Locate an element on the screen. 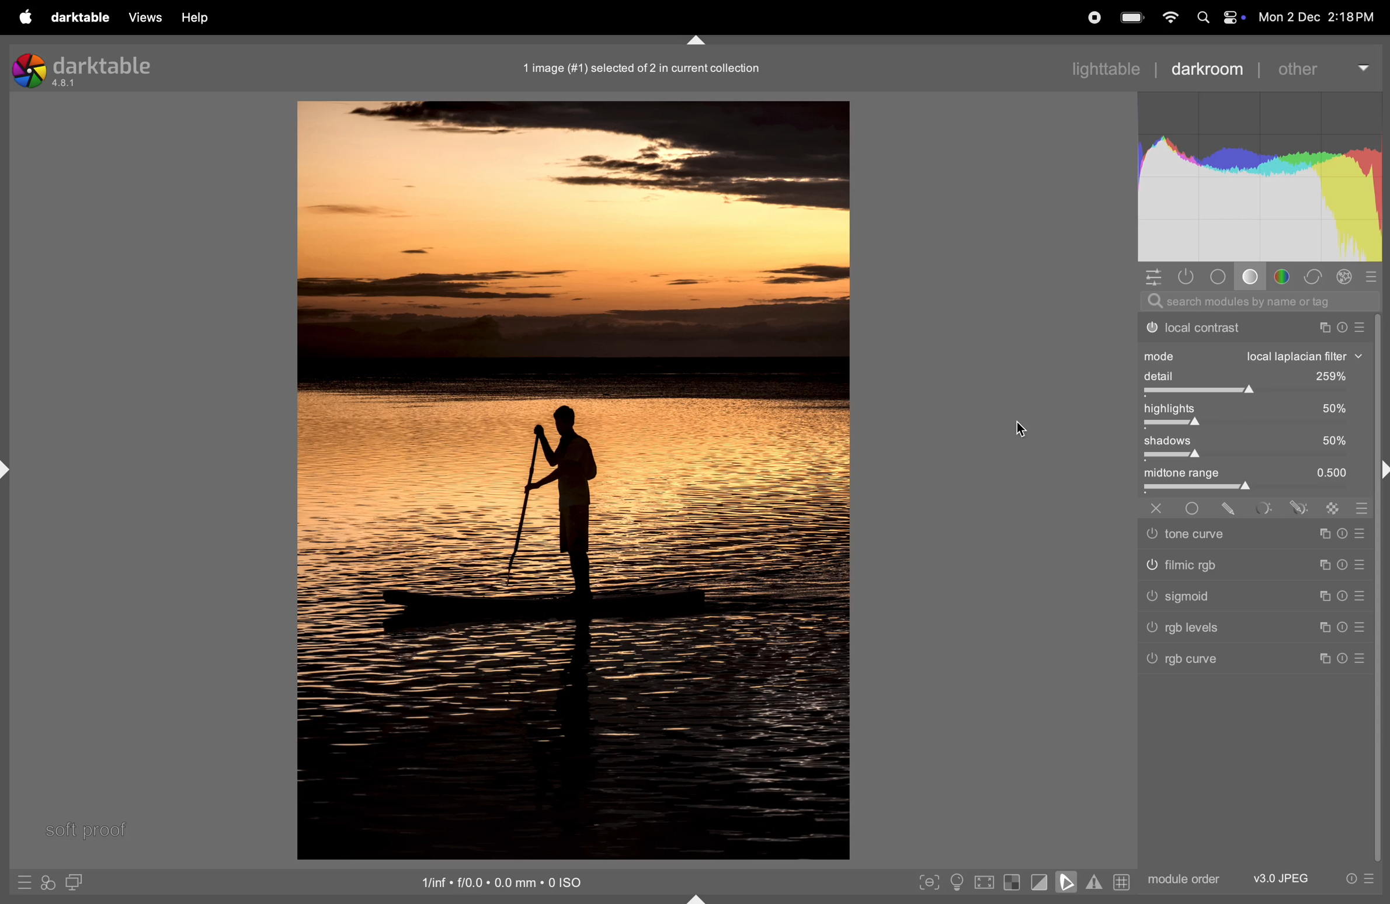 The image size is (1390, 904). sign is located at coordinates (1233, 509).